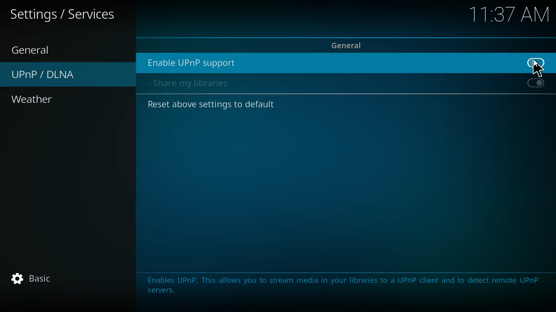  I want to click on weather, so click(51, 100).